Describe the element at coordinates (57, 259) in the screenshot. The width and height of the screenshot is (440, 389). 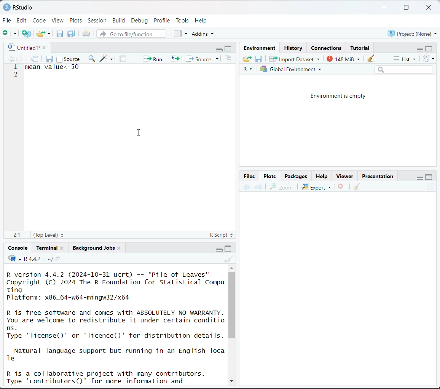
I see `view the current working directory` at that location.